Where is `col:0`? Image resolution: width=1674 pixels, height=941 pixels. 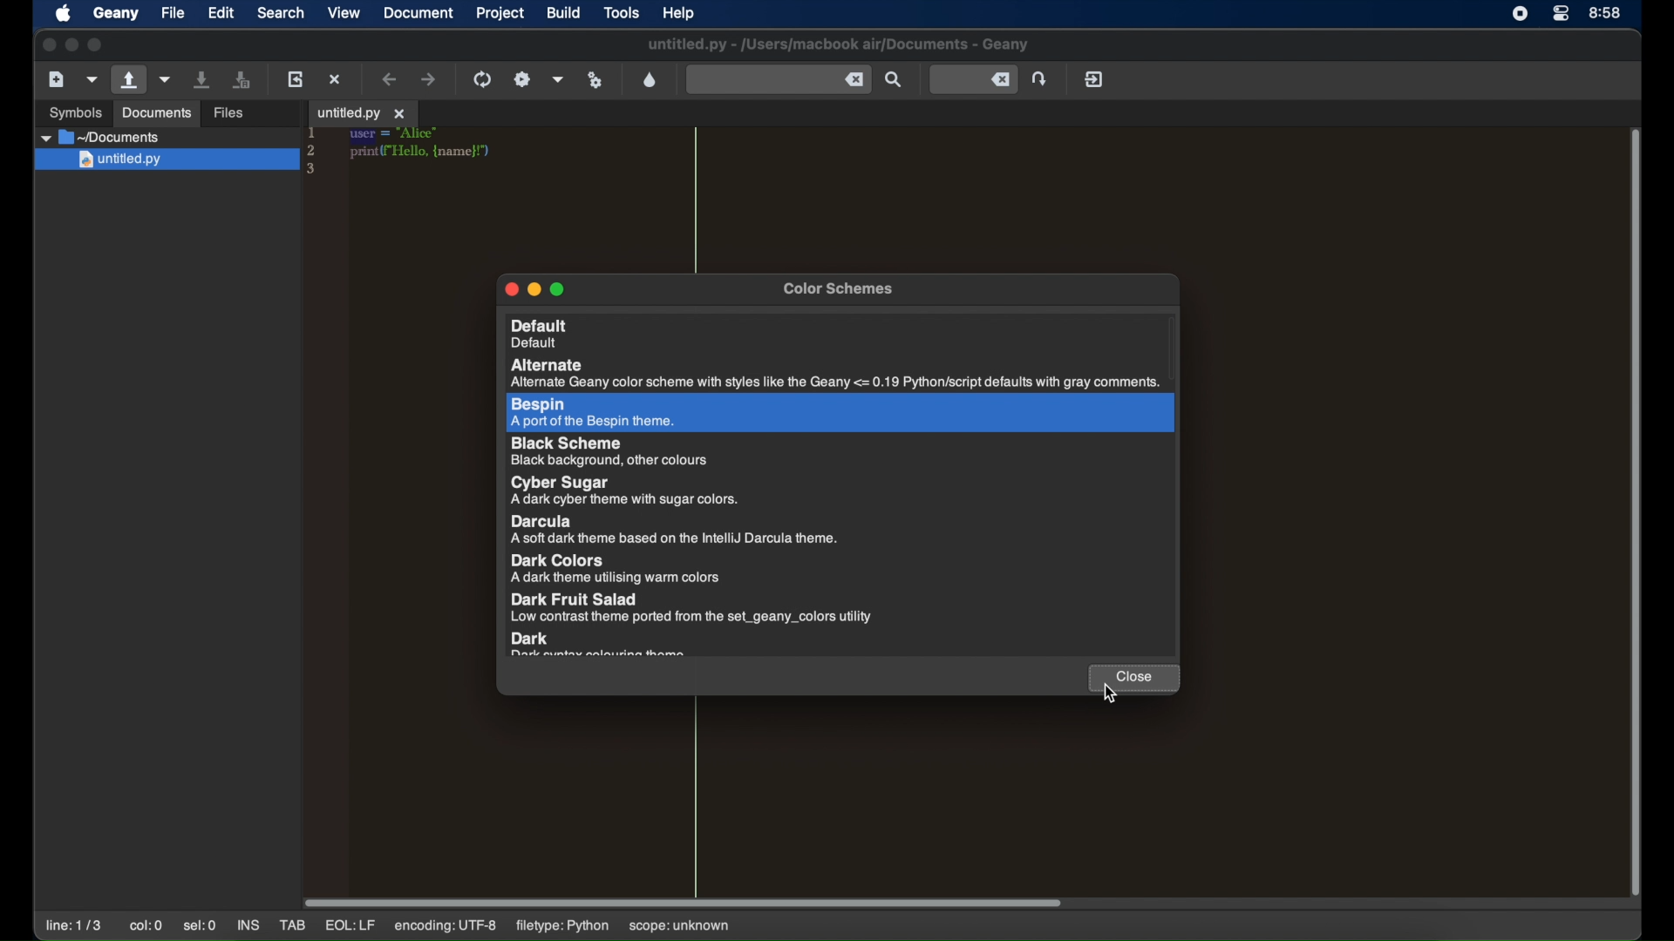
col:0 is located at coordinates (146, 926).